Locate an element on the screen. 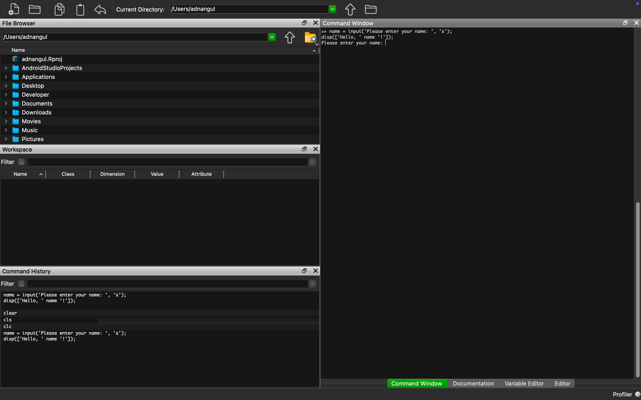 Image resolution: width=641 pixels, height=400 pixels. duplicate is located at coordinates (60, 9).